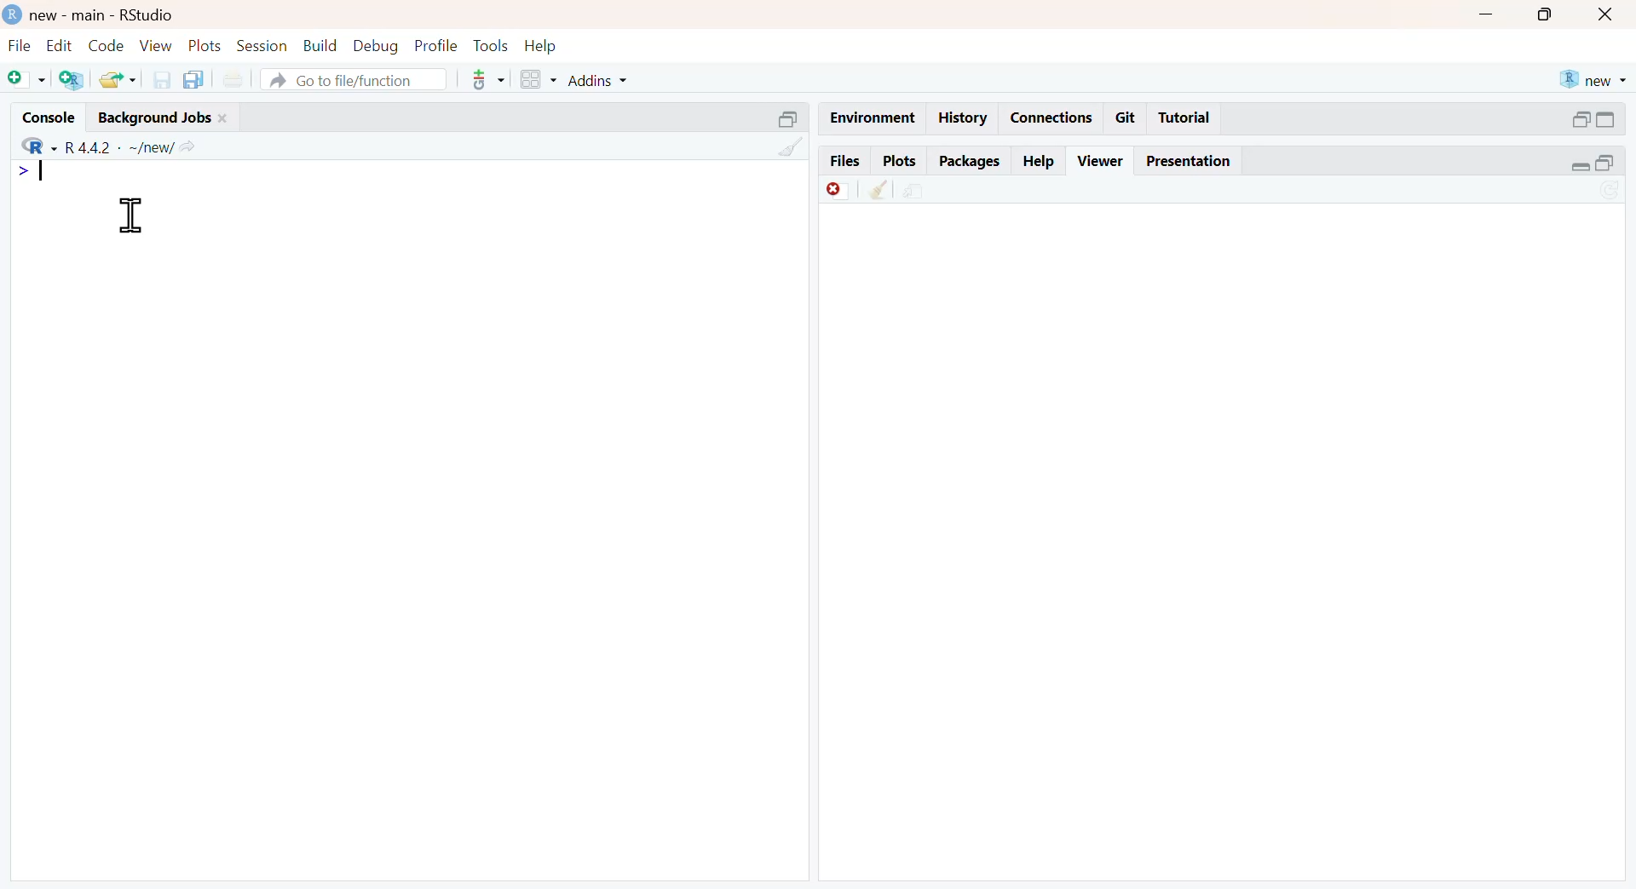 This screenshot has width=1636, height=889. Describe the element at coordinates (1184, 118) in the screenshot. I see `tutorial` at that location.